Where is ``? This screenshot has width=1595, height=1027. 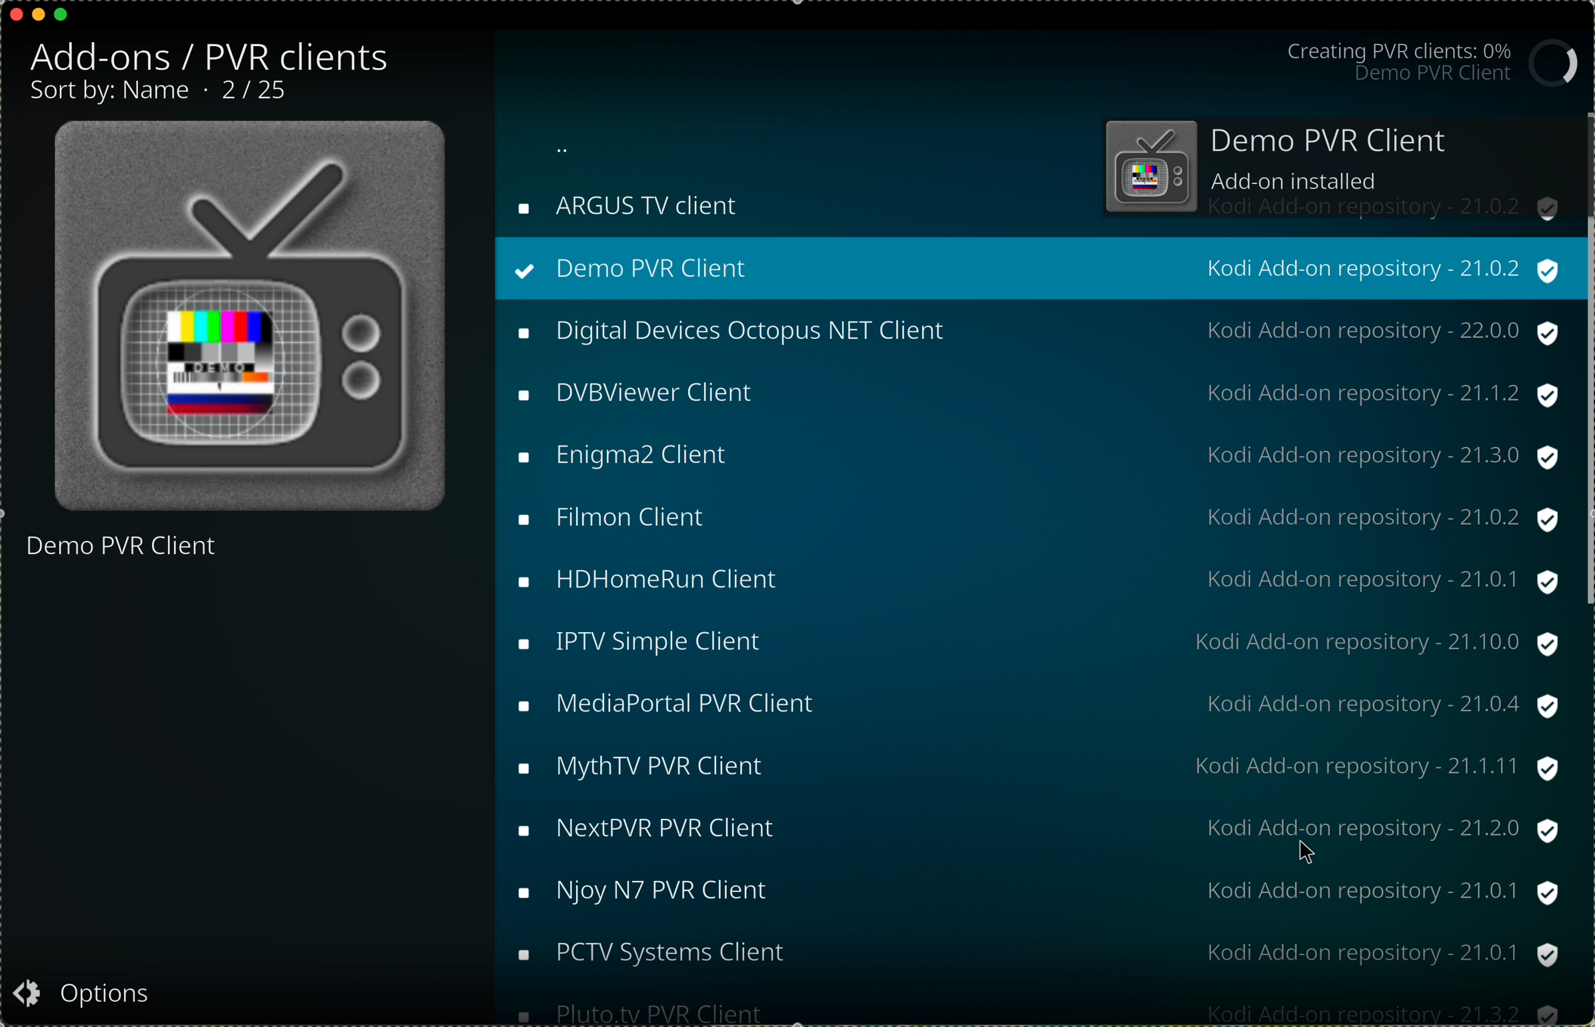  is located at coordinates (1032, 331).